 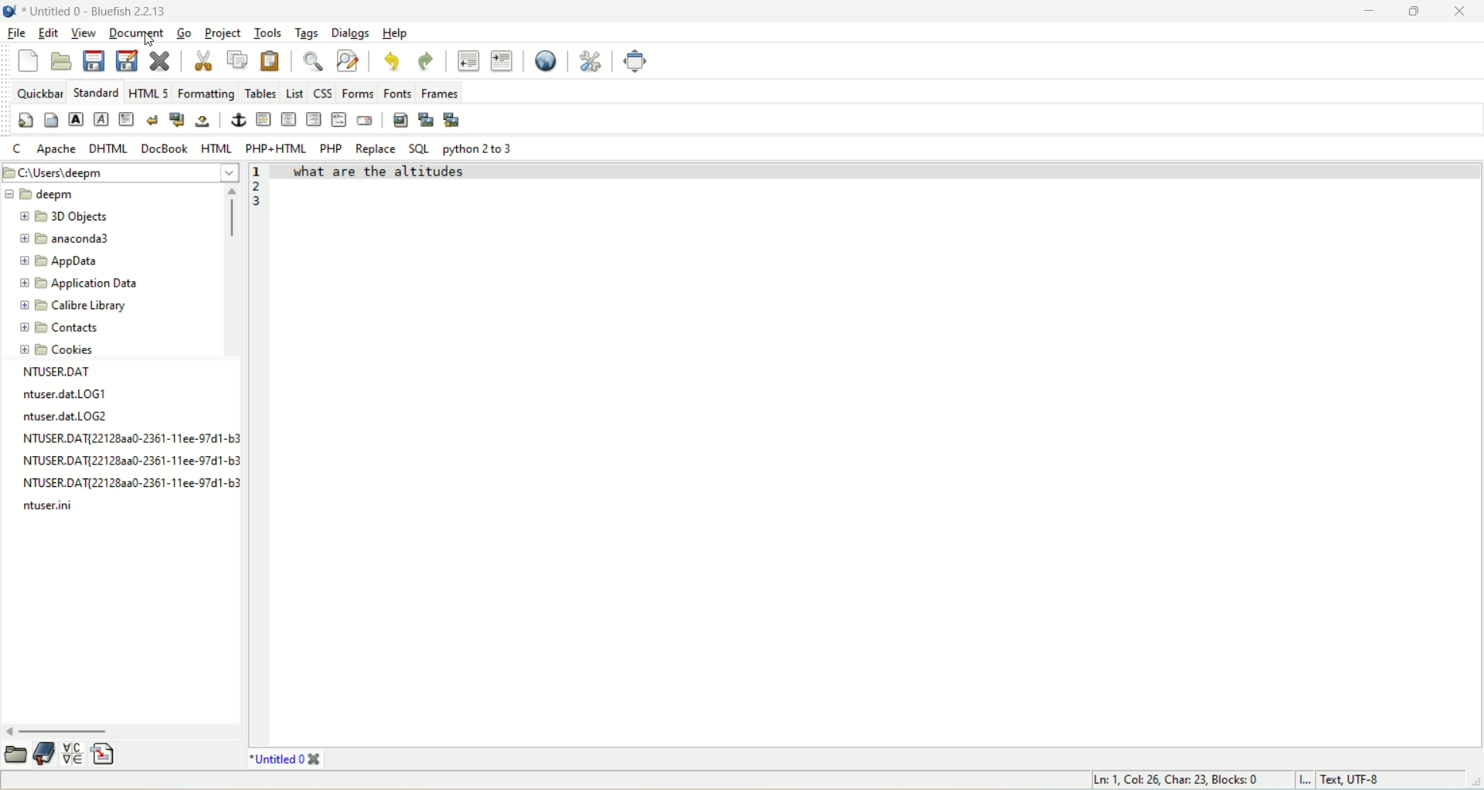 I want to click on body, so click(x=53, y=121).